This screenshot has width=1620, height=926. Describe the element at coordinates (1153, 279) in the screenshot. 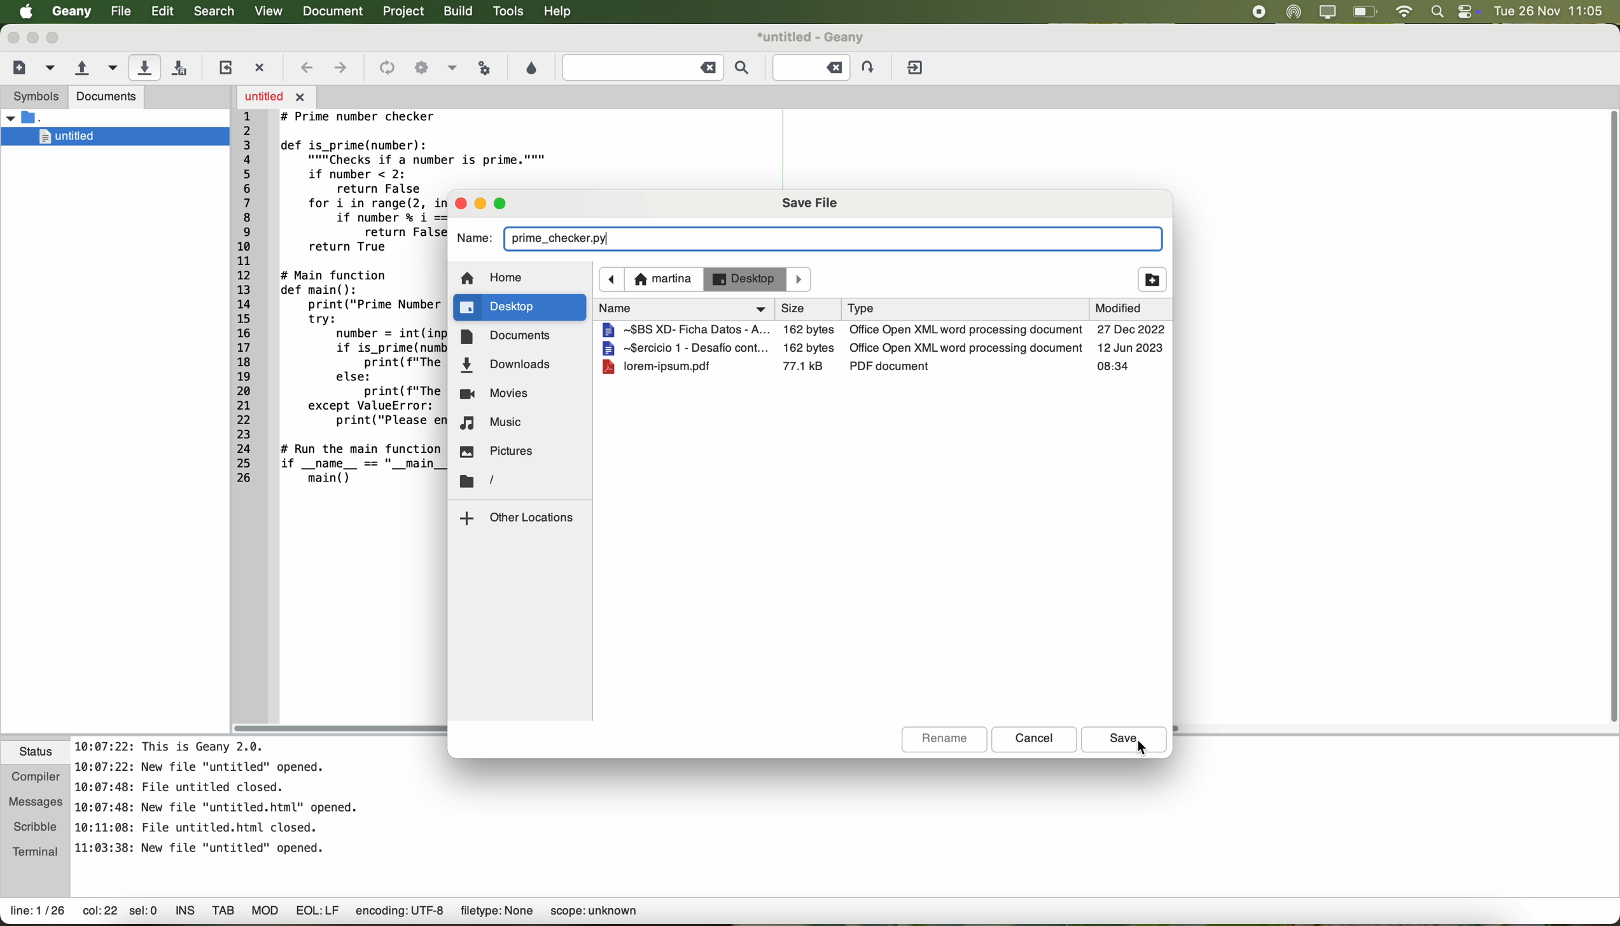

I see `add folder` at that location.